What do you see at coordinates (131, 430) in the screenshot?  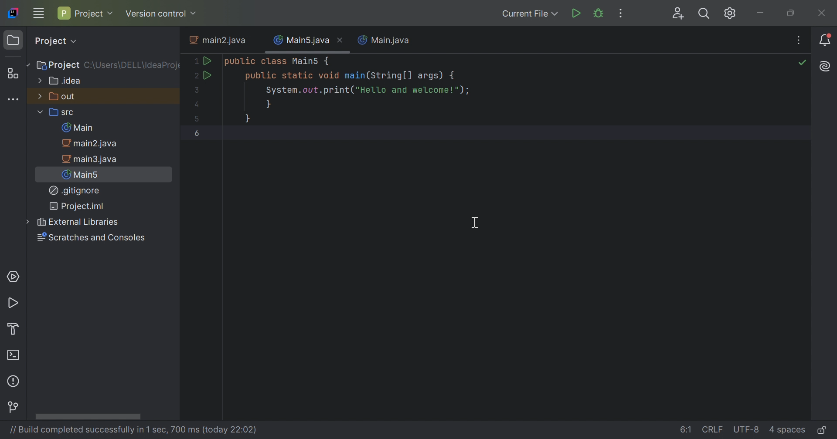 I see `// Build completed successfully in 1 sec, 700 ms(today 22:02)` at bounding box center [131, 430].